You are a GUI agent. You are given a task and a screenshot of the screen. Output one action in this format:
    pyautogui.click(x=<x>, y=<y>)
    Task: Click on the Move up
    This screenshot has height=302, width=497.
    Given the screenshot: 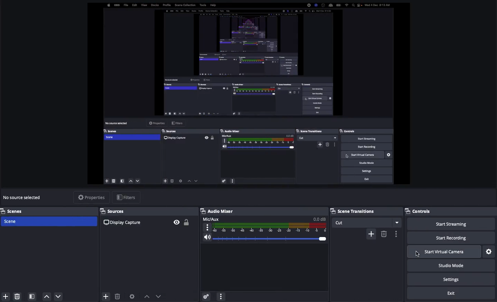 What is the action you would take?
    pyautogui.click(x=47, y=297)
    